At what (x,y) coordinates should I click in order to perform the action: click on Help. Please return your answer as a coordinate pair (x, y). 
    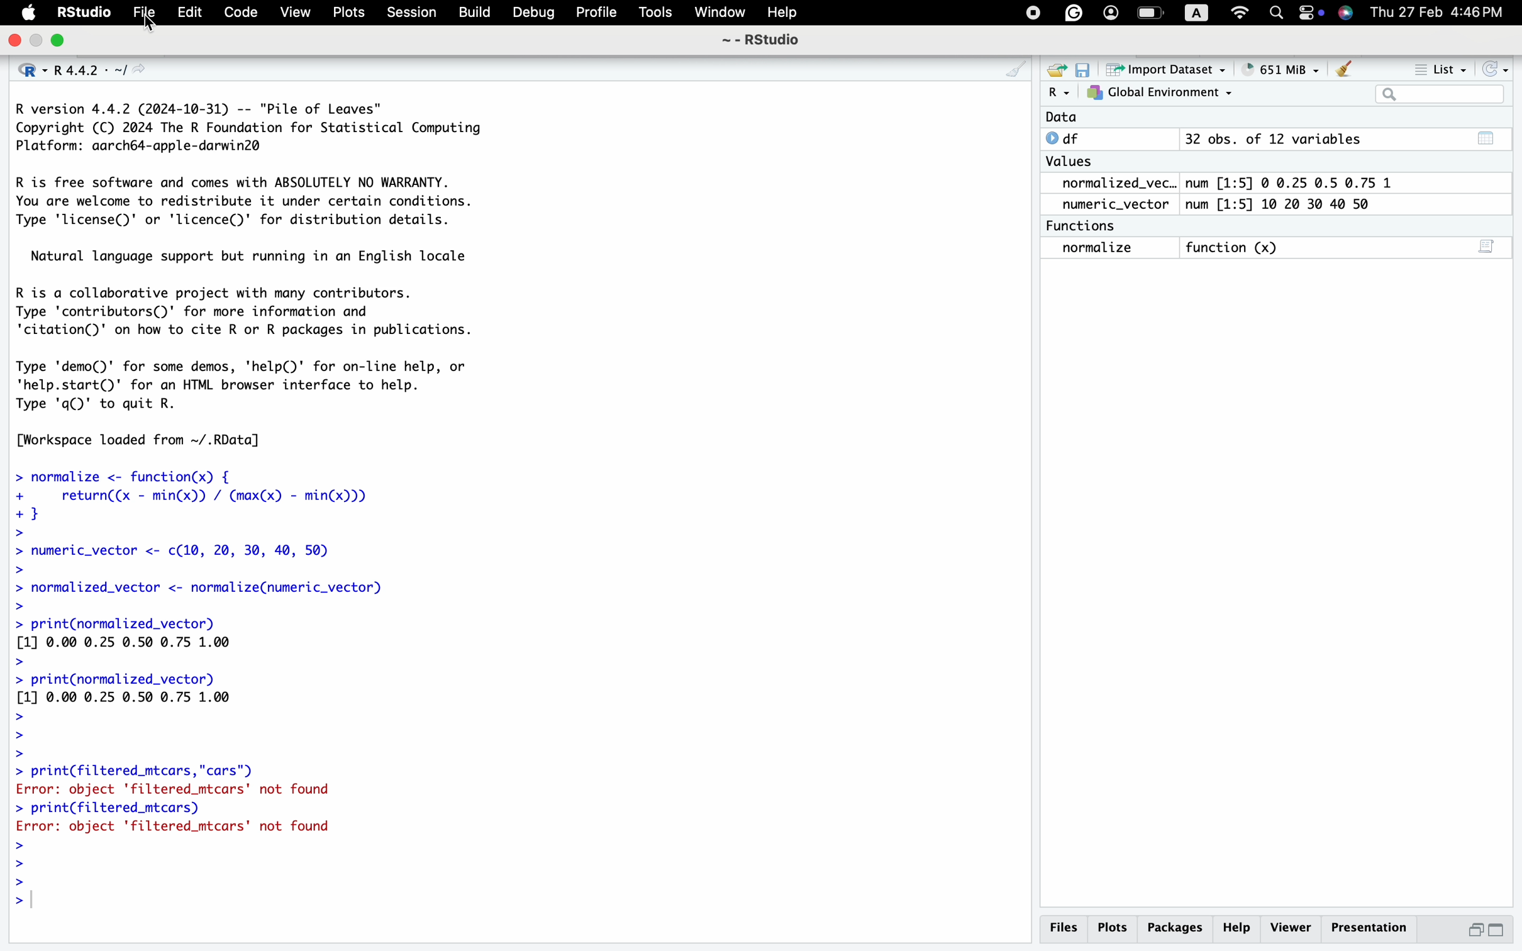
    Looking at the image, I should click on (790, 13).